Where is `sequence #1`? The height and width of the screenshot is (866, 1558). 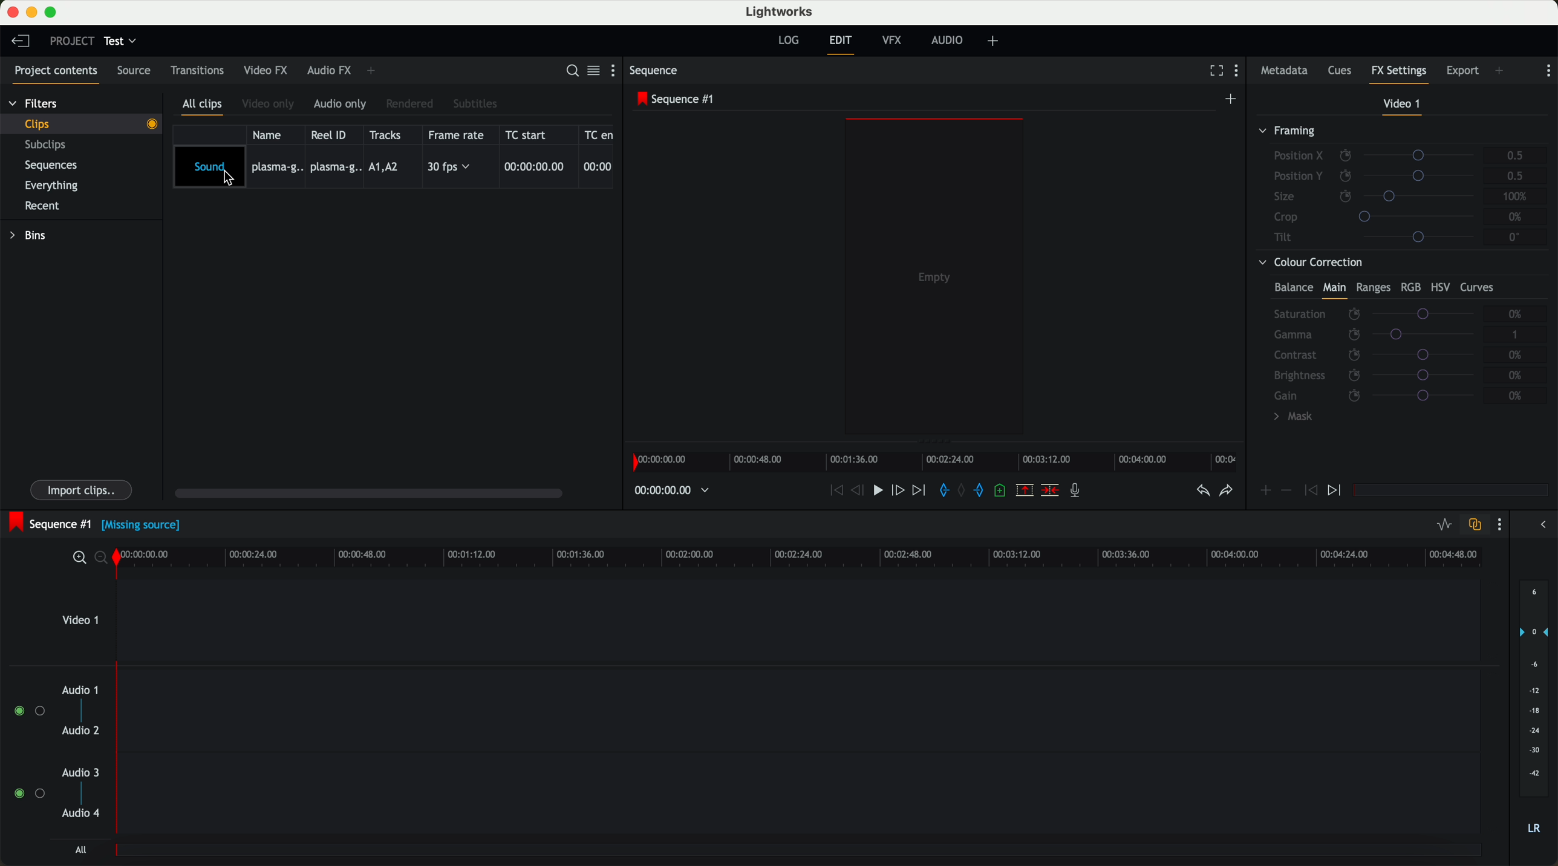
sequence #1 is located at coordinates (677, 100).